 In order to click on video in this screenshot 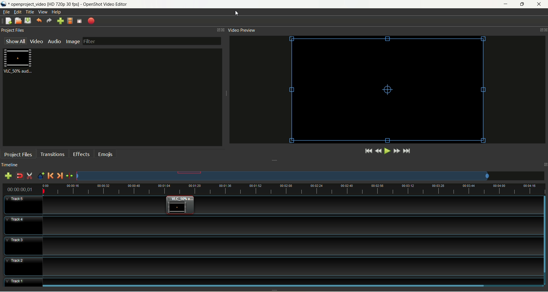, I will do `click(37, 42)`.